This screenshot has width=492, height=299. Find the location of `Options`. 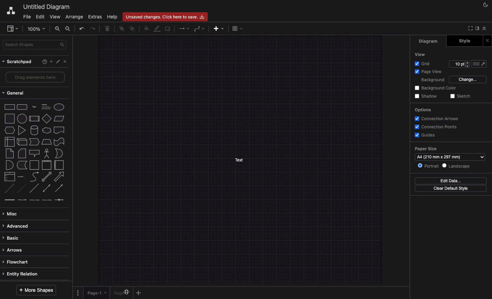

Options is located at coordinates (423, 110).